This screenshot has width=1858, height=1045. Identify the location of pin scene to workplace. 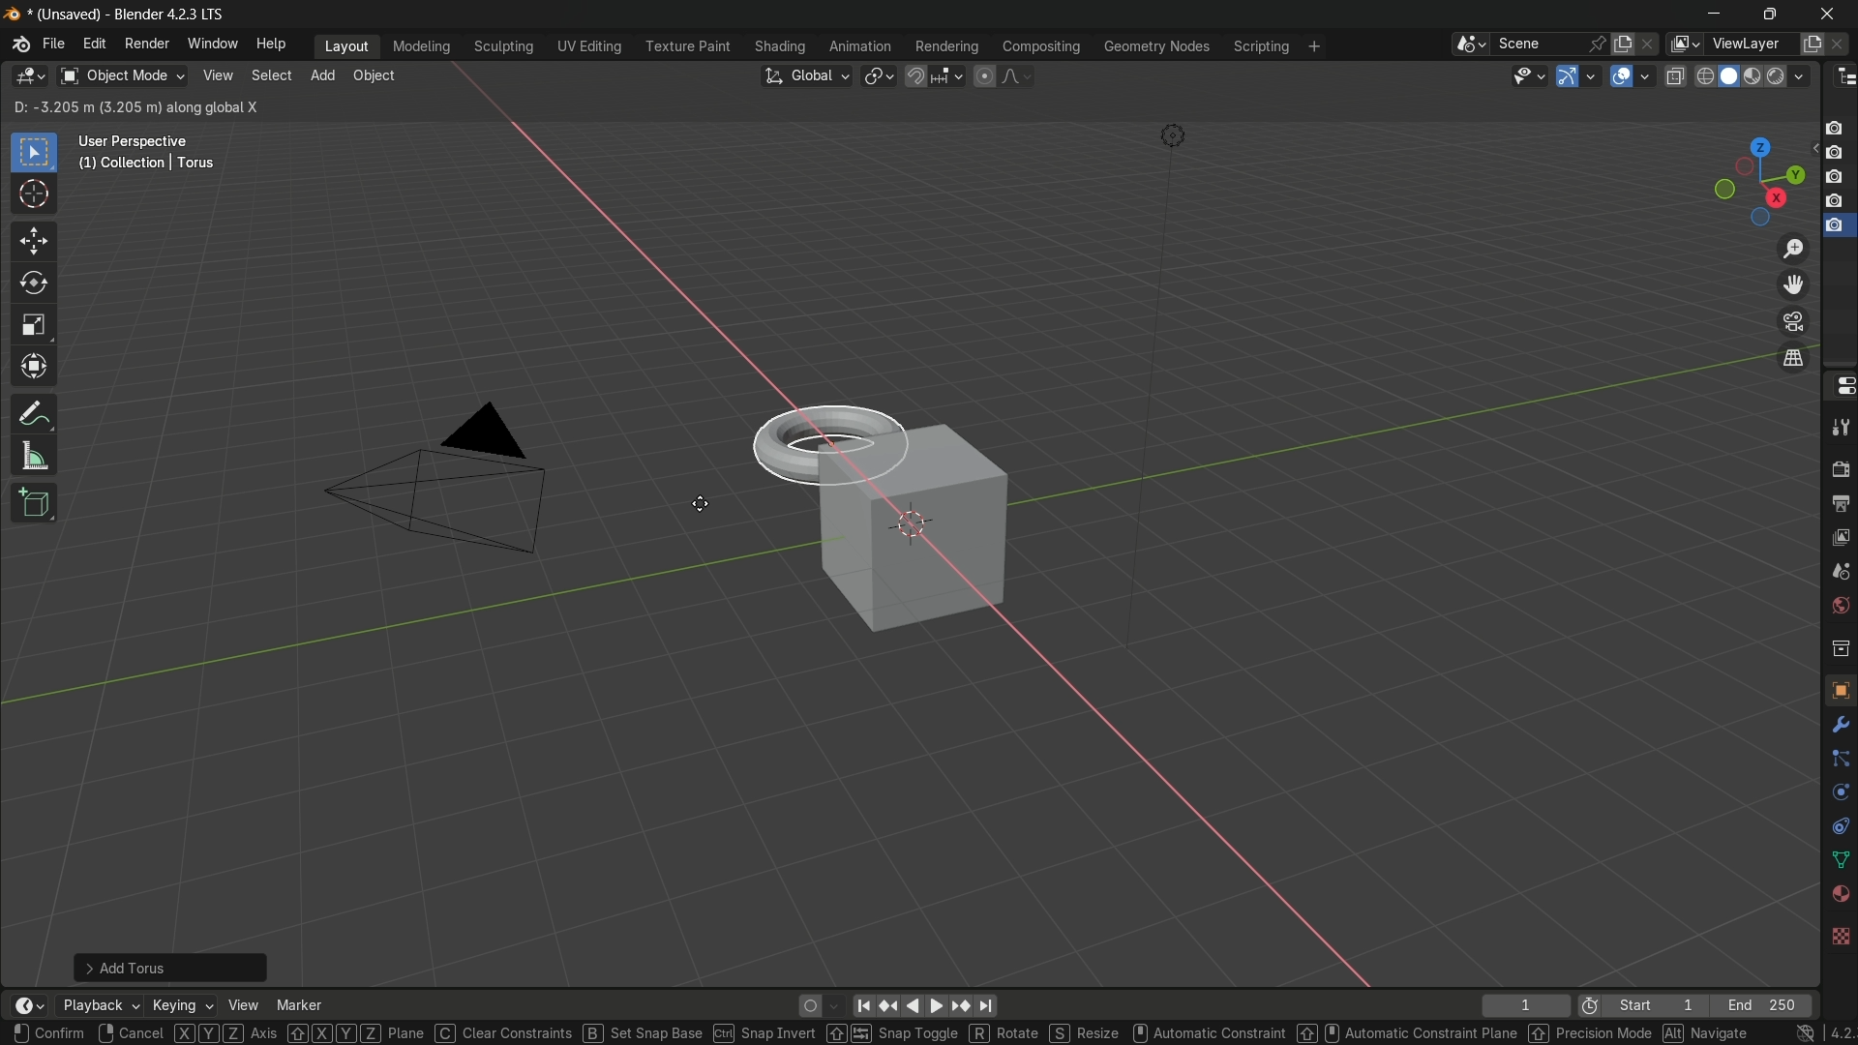
(1598, 44).